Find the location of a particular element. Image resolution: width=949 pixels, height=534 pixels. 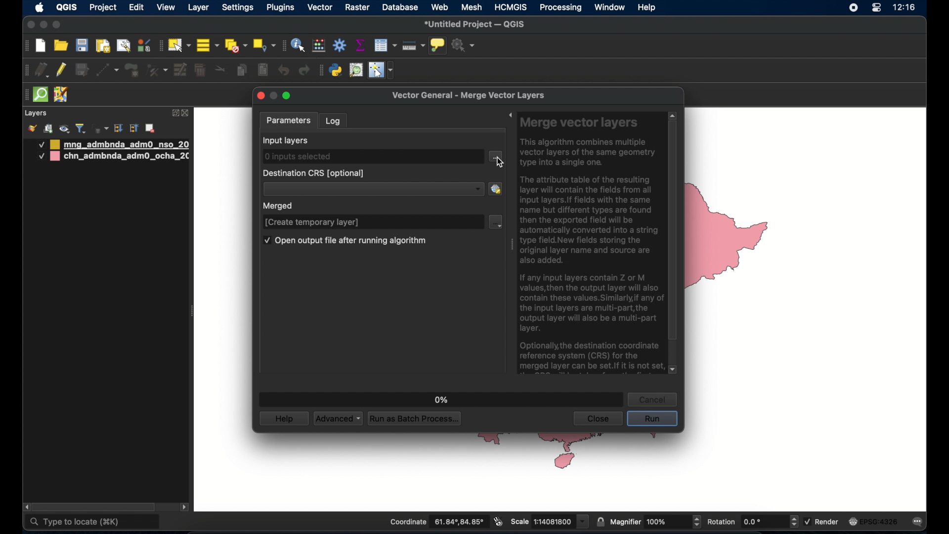

merged is located at coordinates (280, 207).